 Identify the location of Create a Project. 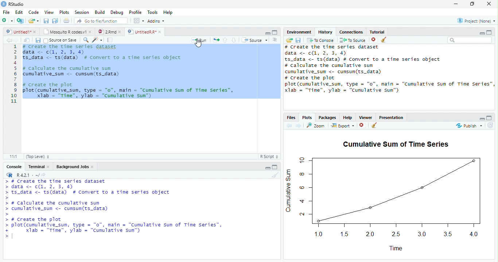
(20, 21).